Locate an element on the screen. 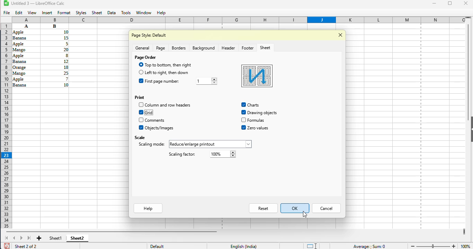 The image size is (473, 249). background is located at coordinates (203, 48).